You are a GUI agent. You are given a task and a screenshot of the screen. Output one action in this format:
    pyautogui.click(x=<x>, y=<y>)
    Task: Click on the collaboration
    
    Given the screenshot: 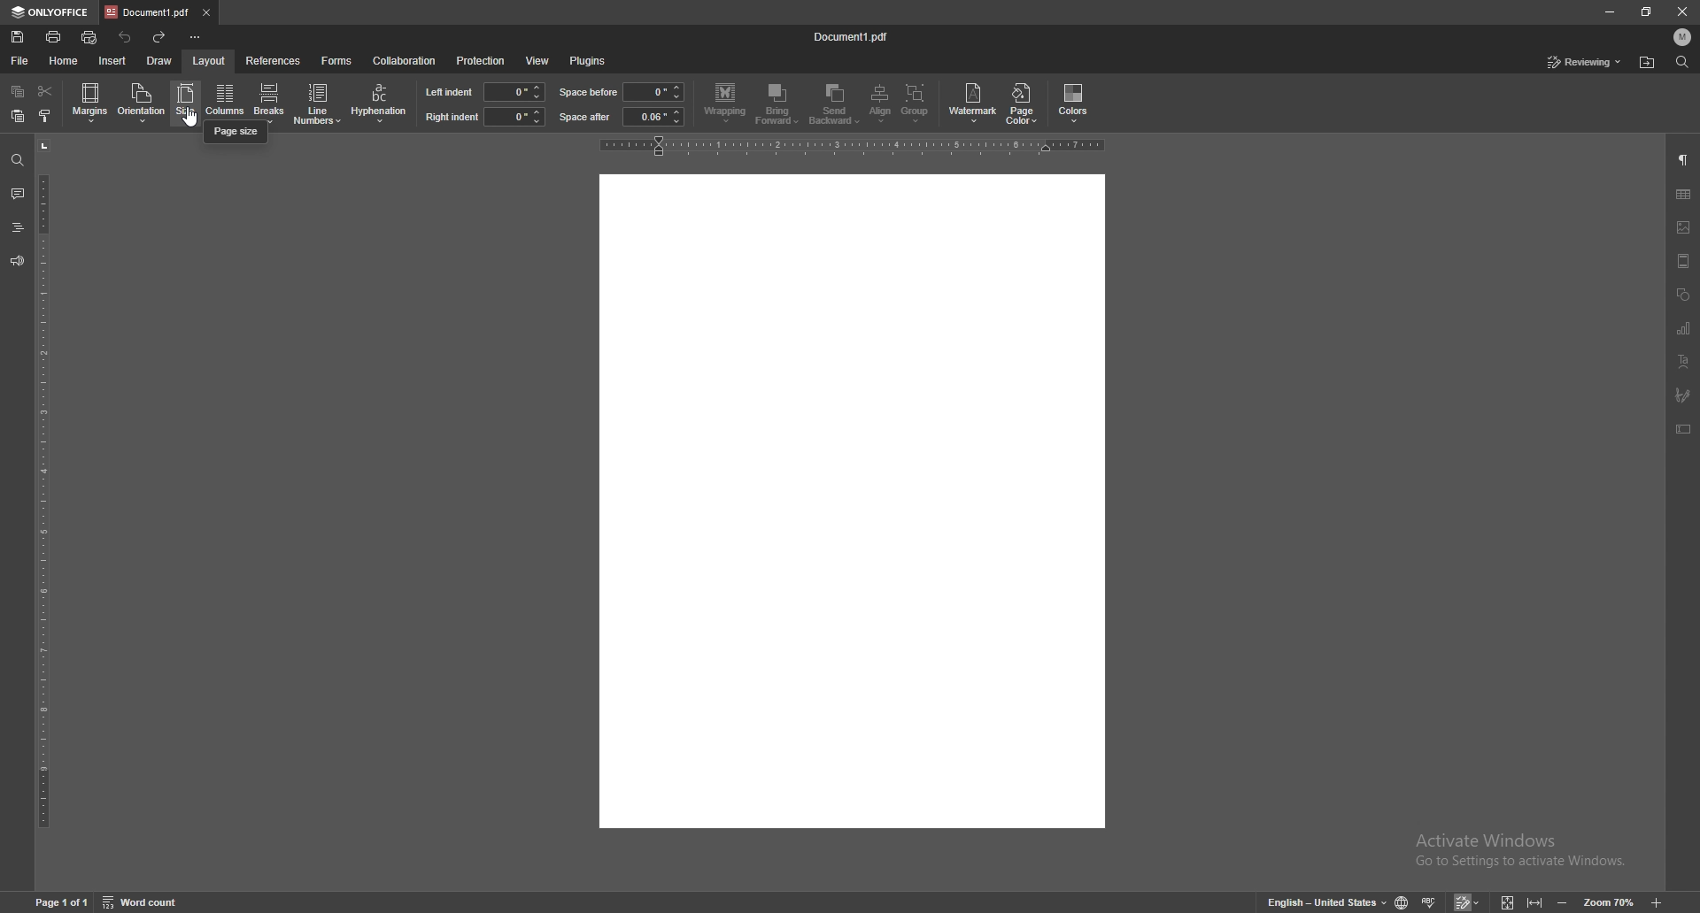 What is the action you would take?
    pyautogui.click(x=404, y=60)
    